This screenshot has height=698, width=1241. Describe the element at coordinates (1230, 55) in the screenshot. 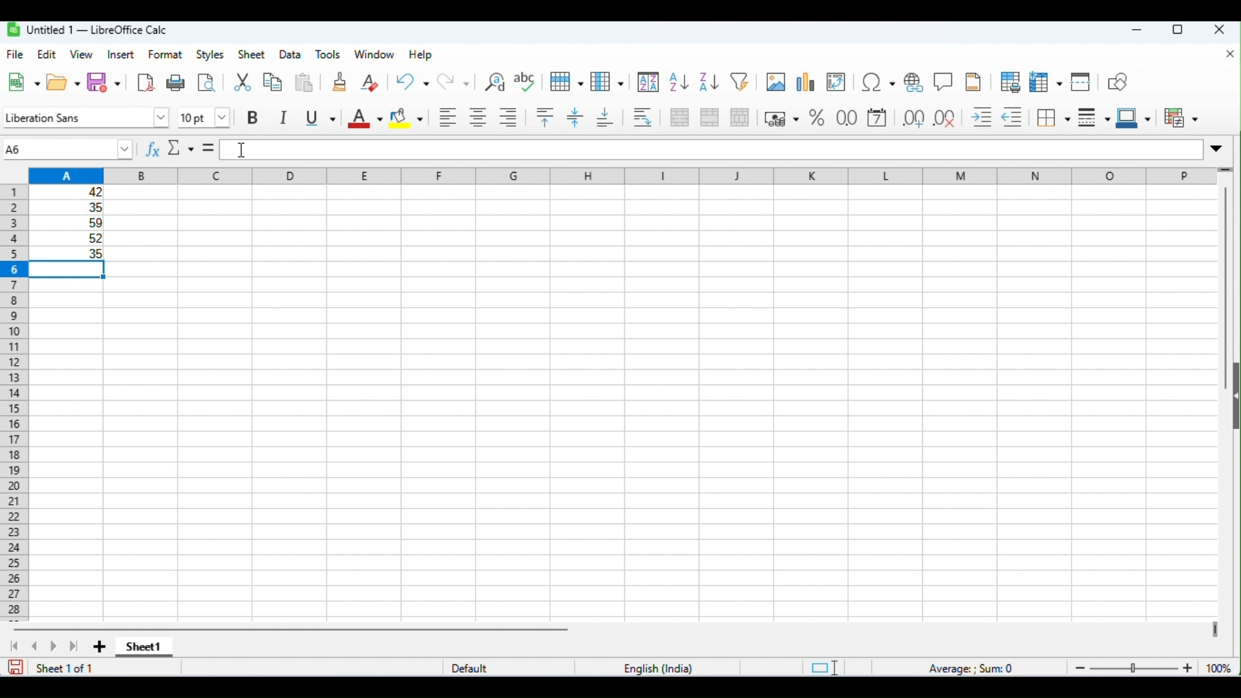

I see `close` at that location.